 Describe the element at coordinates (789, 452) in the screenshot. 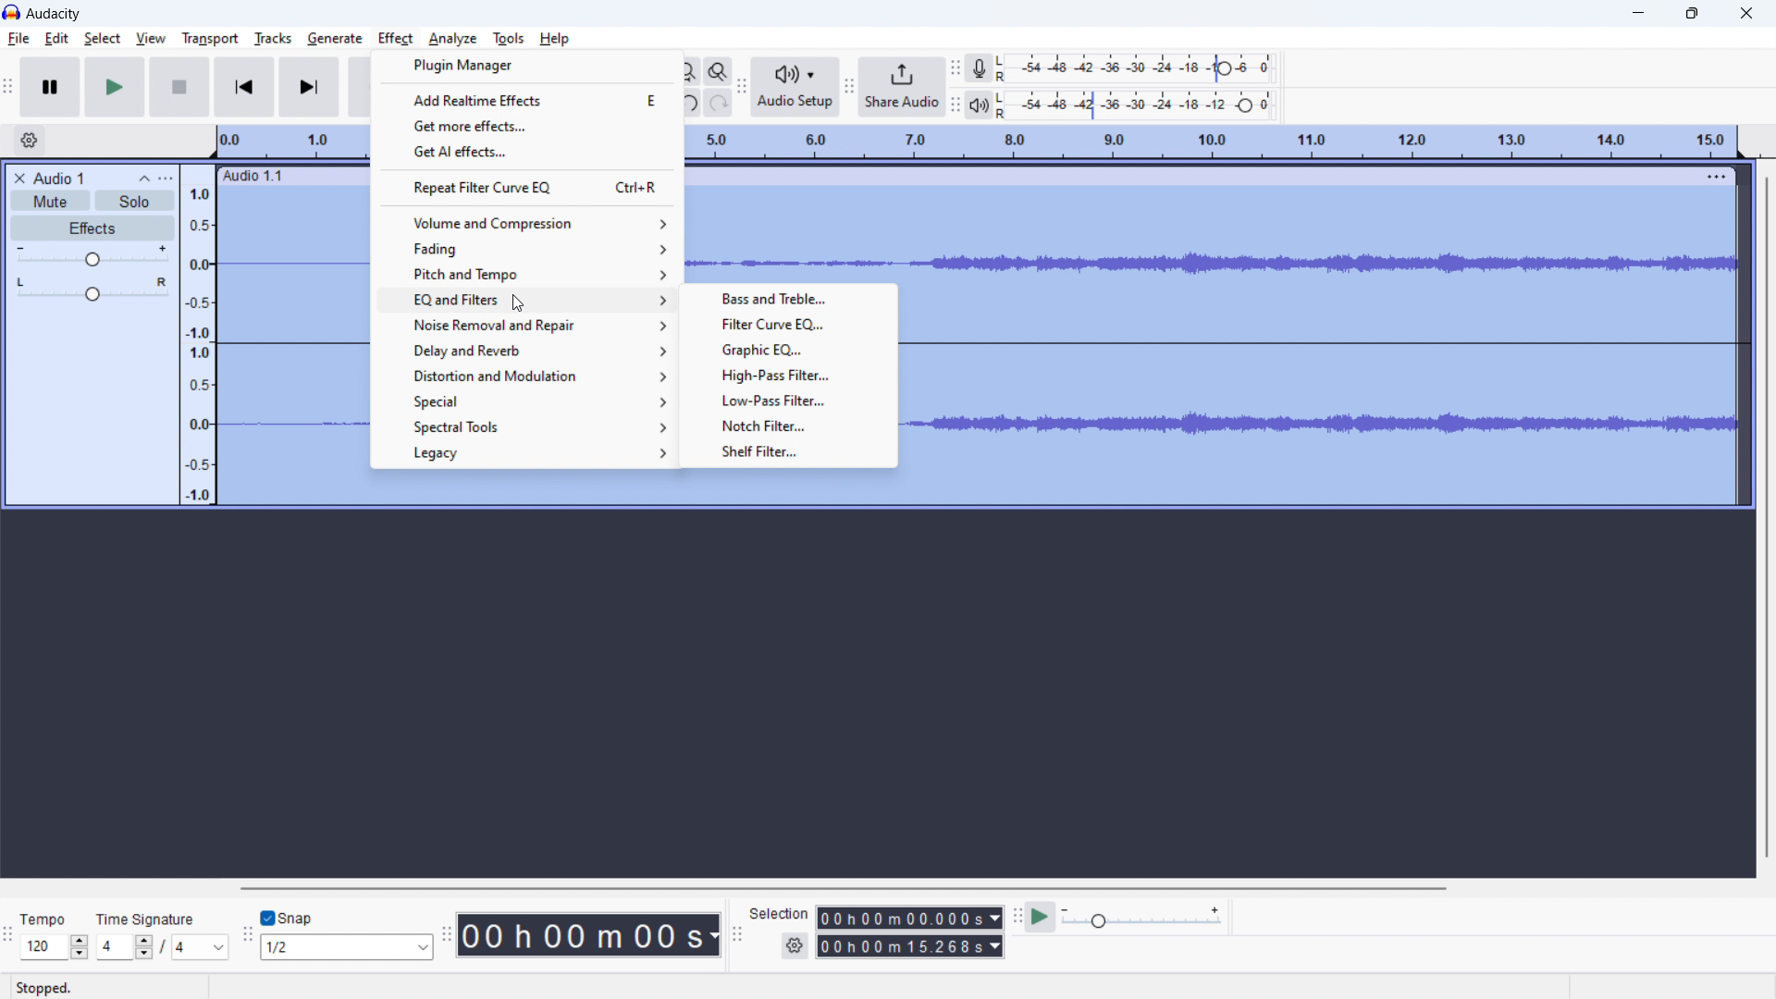

I see `shelf filter` at that location.